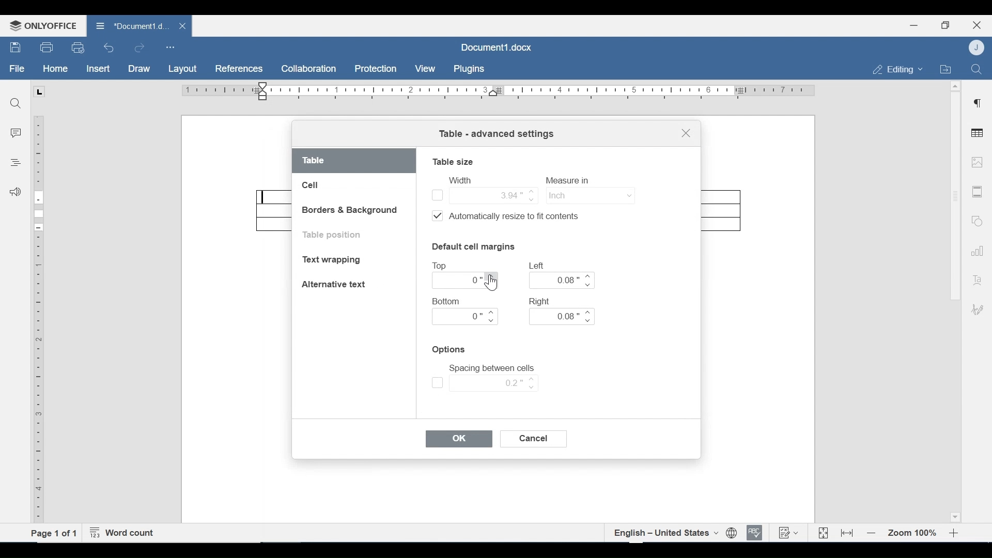 The height and width of the screenshot is (558, 992). Describe the element at coordinates (376, 69) in the screenshot. I see `Protection` at that location.